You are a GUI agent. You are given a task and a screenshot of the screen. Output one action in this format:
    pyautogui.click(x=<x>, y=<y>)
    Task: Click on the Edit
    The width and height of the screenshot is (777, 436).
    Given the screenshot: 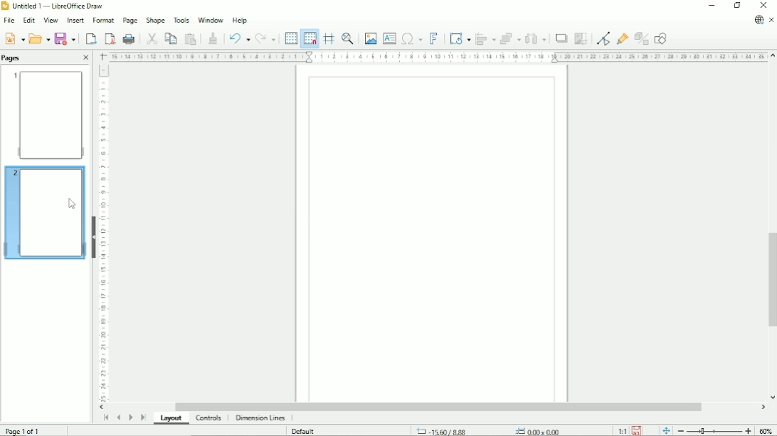 What is the action you would take?
    pyautogui.click(x=28, y=21)
    